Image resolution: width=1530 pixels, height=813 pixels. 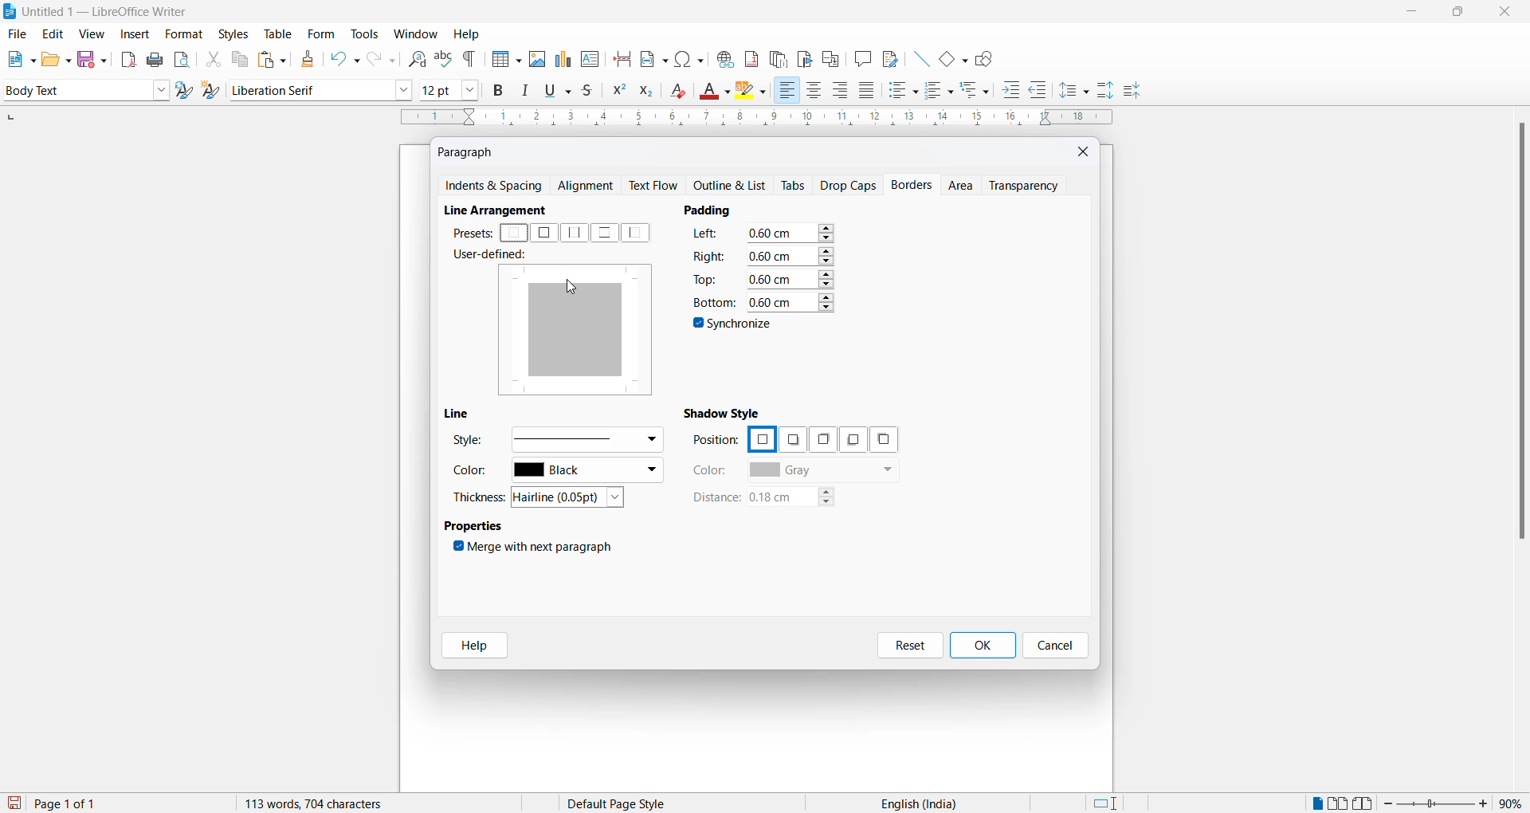 I want to click on clone formatting, so click(x=304, y=59).